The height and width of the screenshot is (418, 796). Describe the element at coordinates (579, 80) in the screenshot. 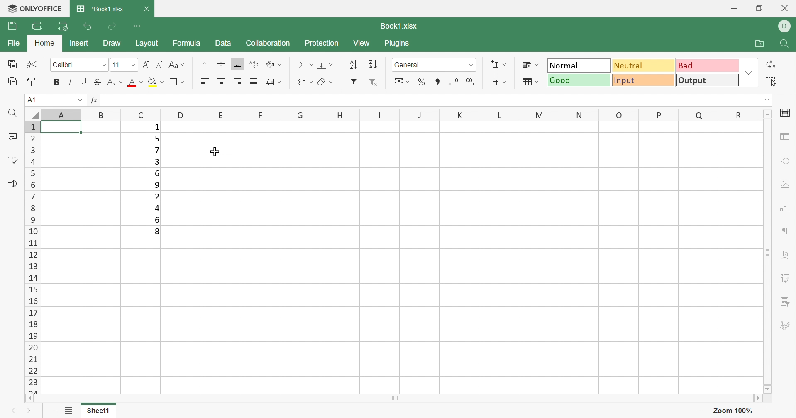

I see `Good` at that location.